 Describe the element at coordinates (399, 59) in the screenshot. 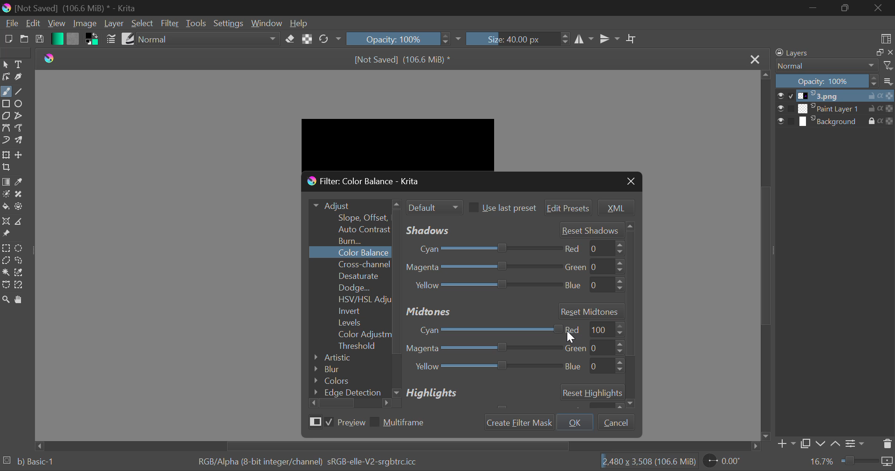

I see `[Not Saved] (106.6 MiB) *` at that location.